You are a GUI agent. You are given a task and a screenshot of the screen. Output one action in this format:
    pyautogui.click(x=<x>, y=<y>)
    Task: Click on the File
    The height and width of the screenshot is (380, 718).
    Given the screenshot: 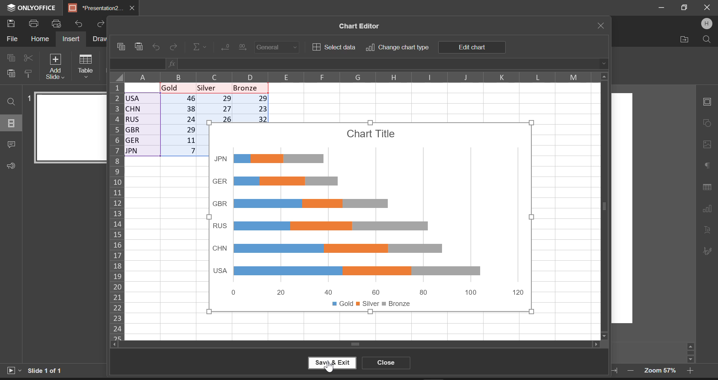 What is the action you would take?
    pyautogui.click(x=11, y=40)
    